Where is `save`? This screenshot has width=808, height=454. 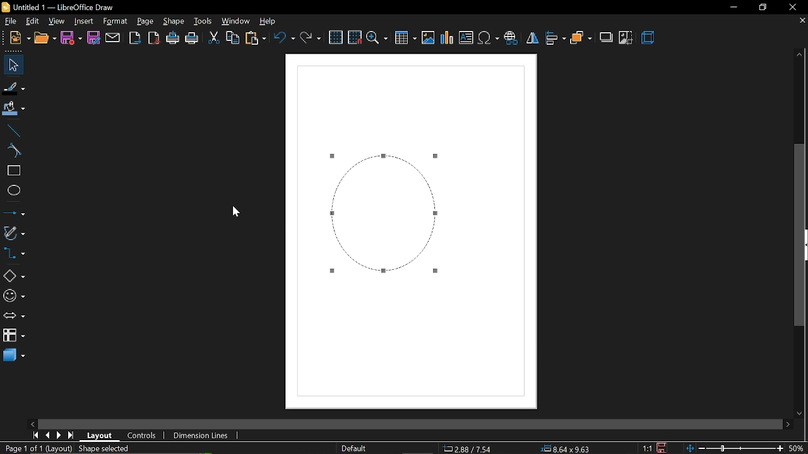 save is located at coordinates (664, 447).